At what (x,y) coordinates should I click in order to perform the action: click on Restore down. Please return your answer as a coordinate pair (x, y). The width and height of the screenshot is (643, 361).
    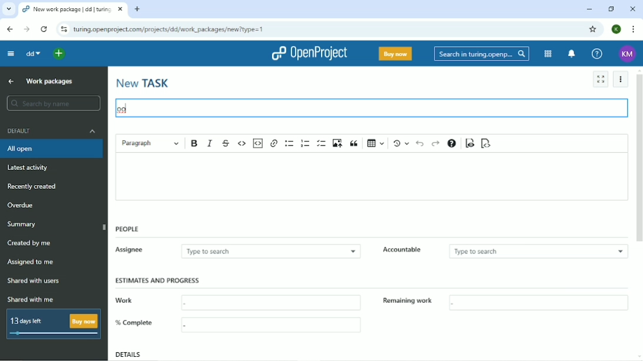
    Looking at the image, I should click on (612, 9).